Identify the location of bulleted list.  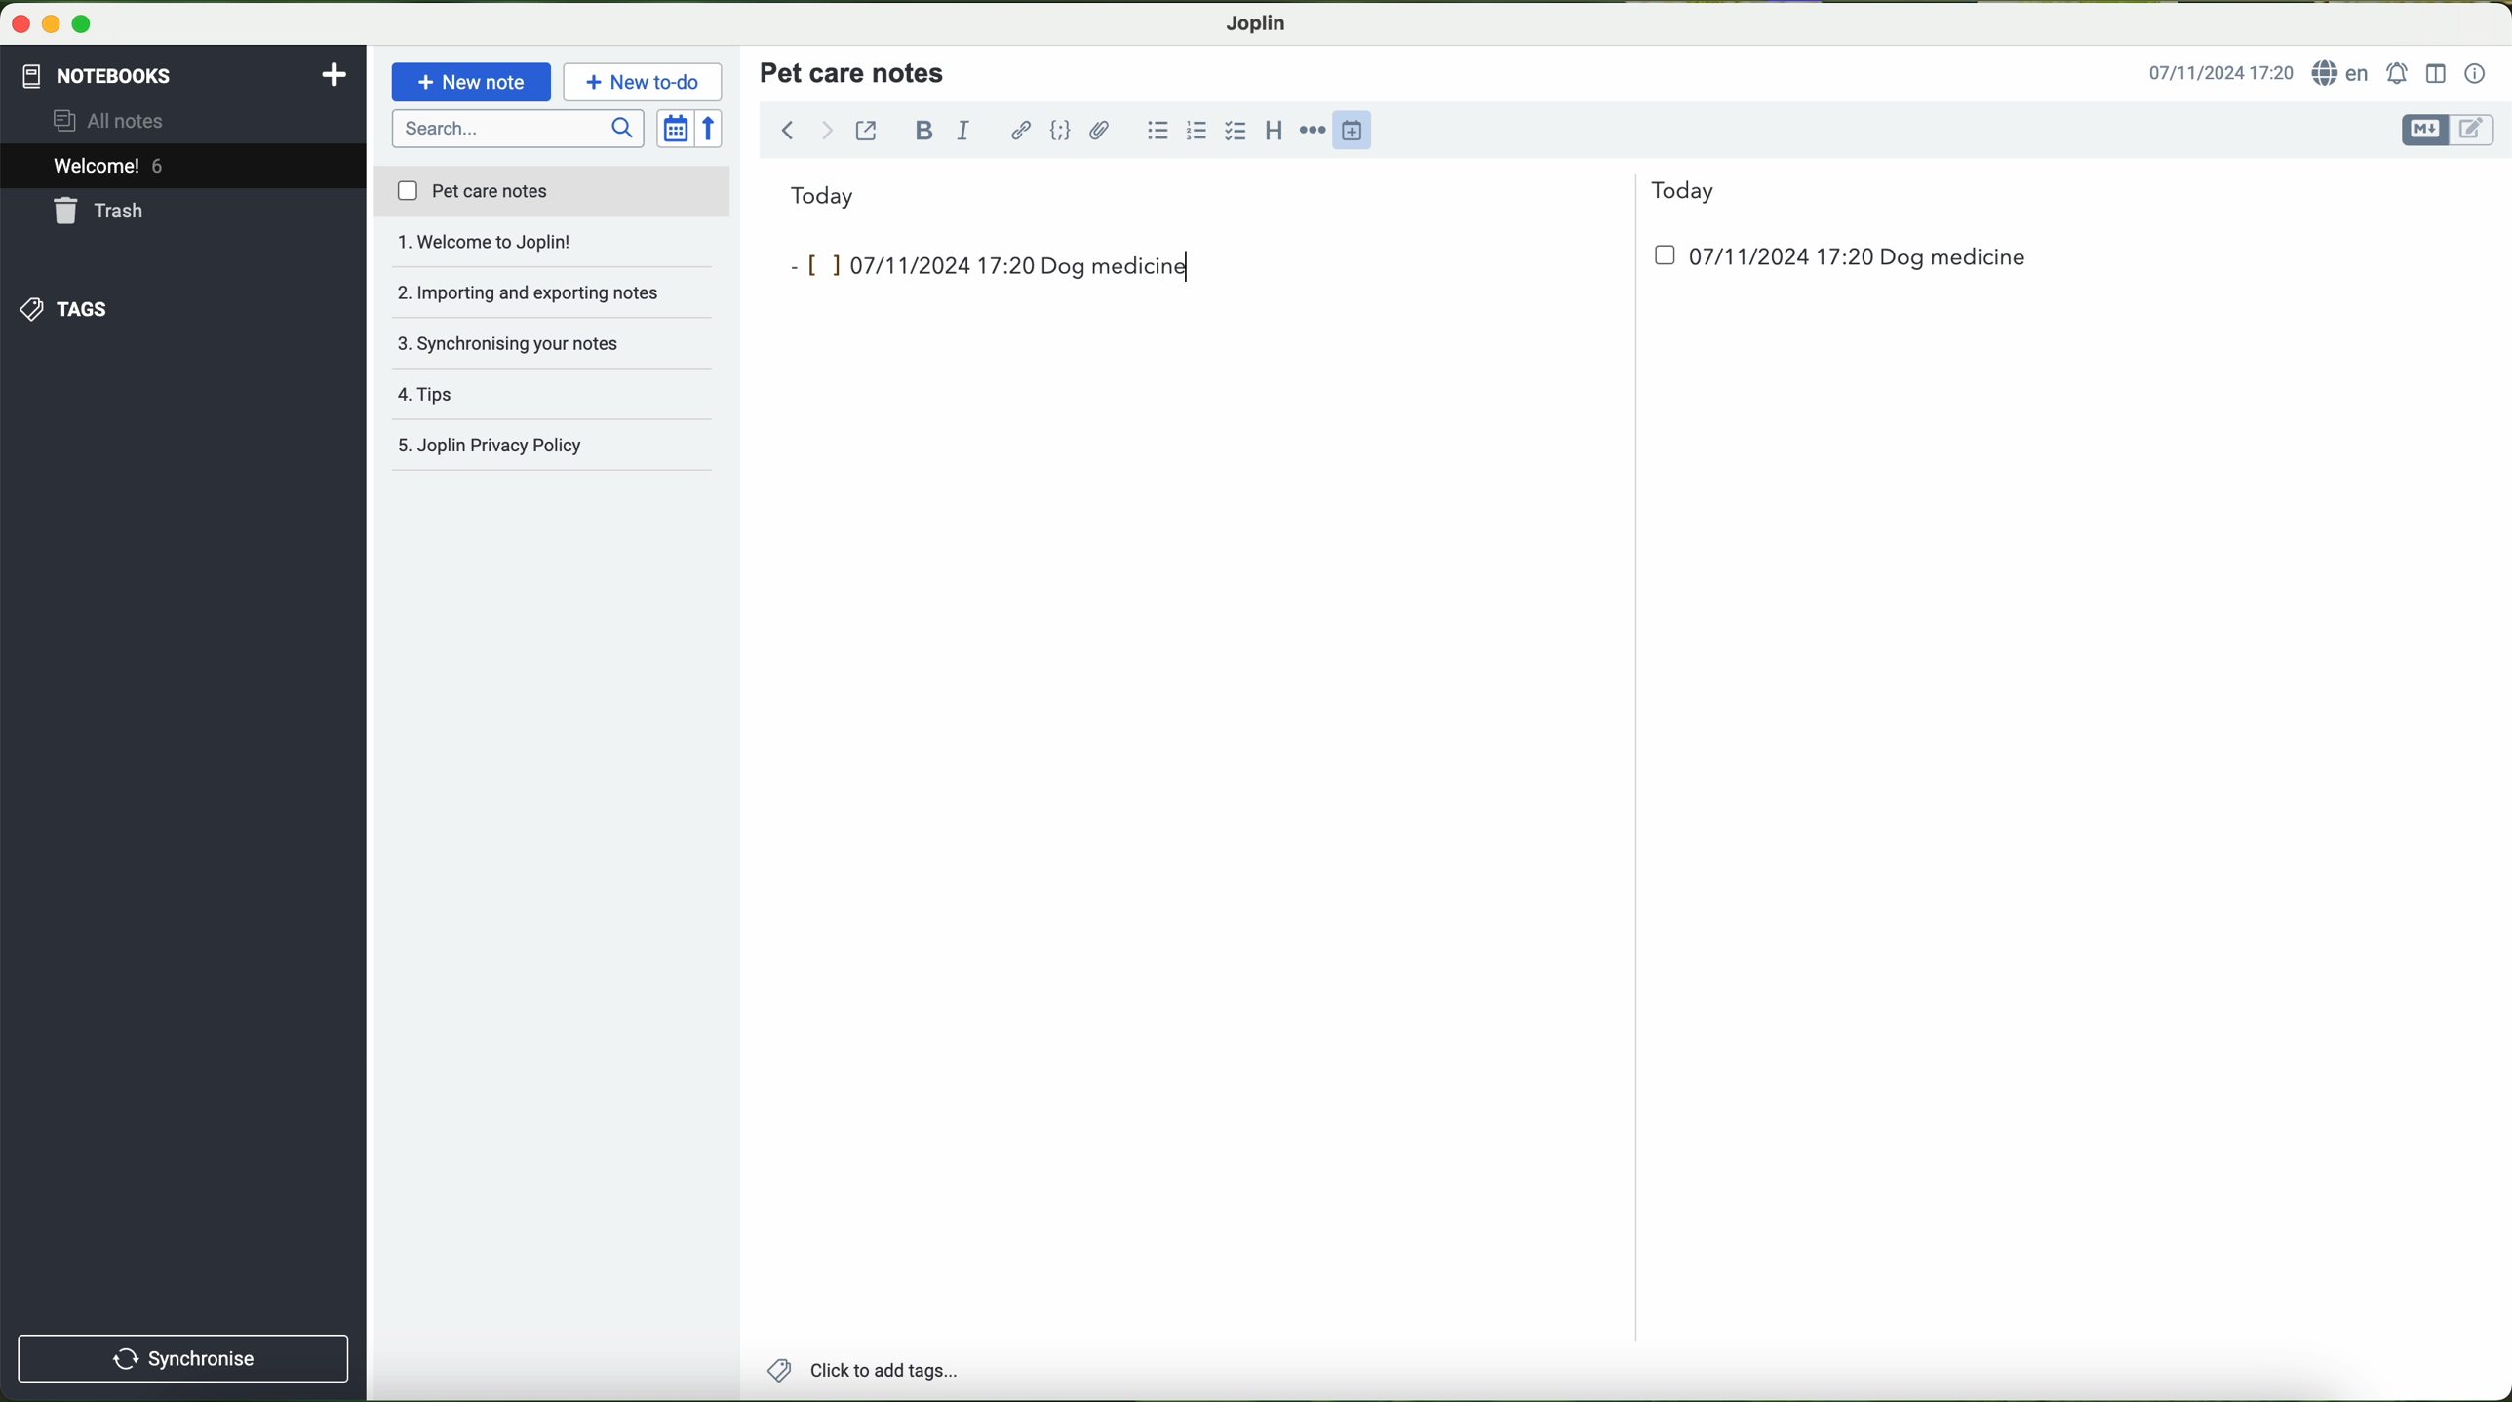
(1155, 131).